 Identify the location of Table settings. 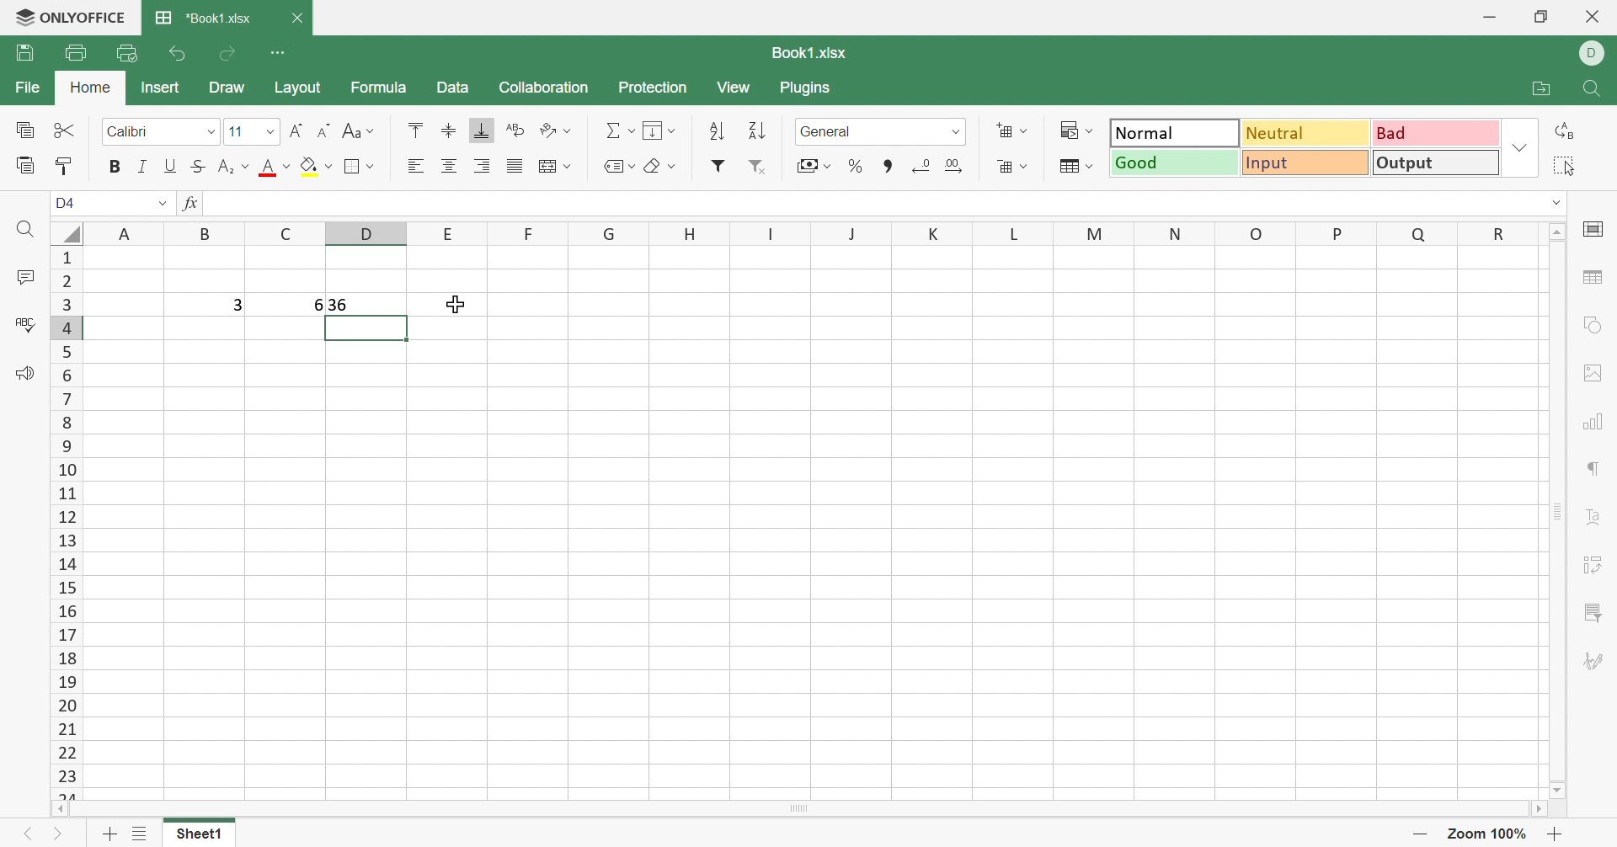
(1591, 276).